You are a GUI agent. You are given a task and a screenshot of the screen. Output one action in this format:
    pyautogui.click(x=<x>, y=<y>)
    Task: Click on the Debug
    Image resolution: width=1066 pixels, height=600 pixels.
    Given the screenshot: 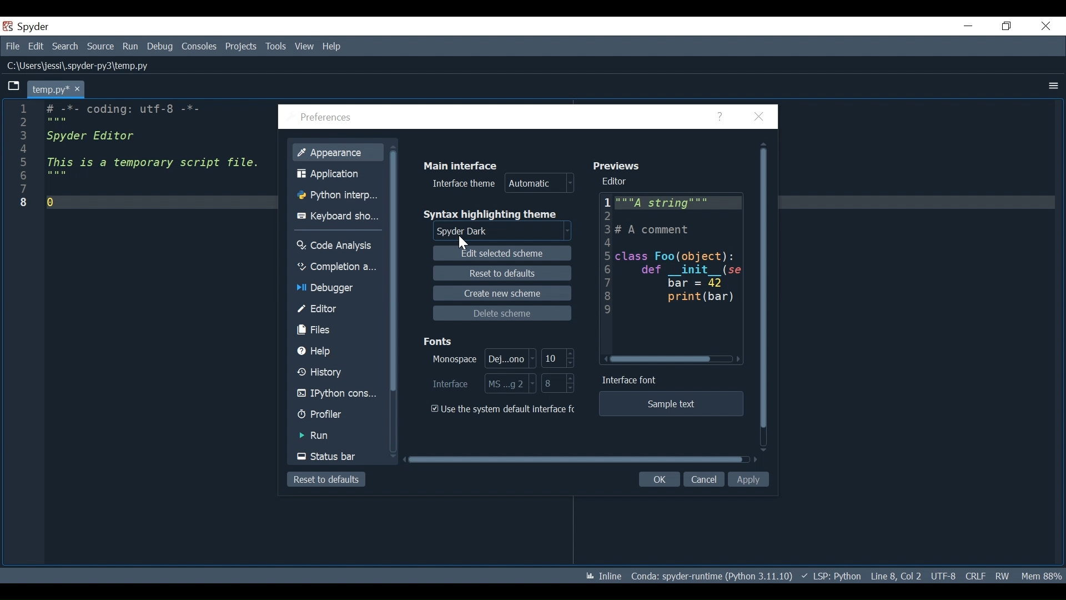 What is the action you would take?
    pyautogui.click(x=159, y=46)
    